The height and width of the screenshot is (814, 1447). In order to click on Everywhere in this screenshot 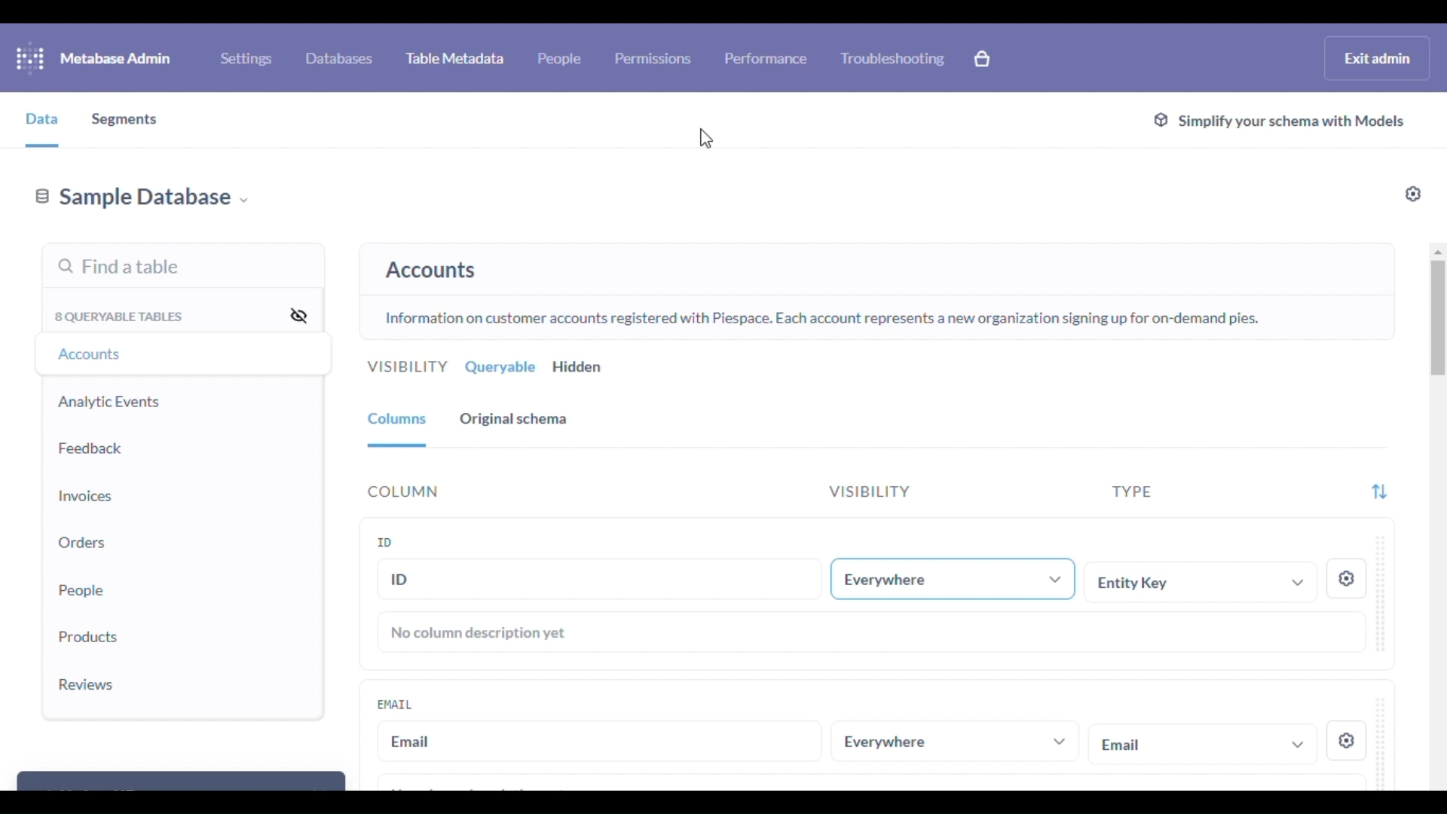, I will do `click(958, 577)`.